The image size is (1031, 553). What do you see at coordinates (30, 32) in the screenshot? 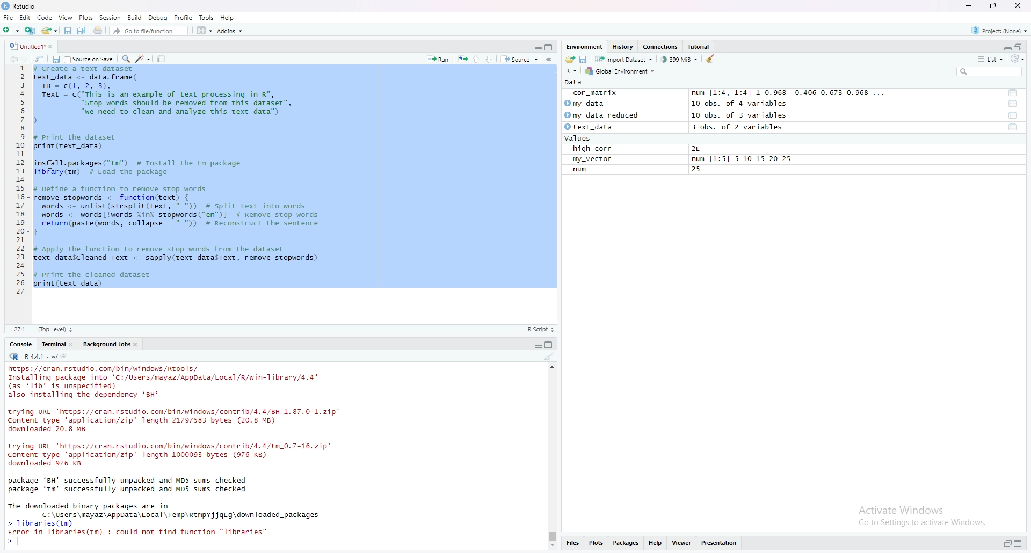
I see `create a project` at bounding box center [30, 32].